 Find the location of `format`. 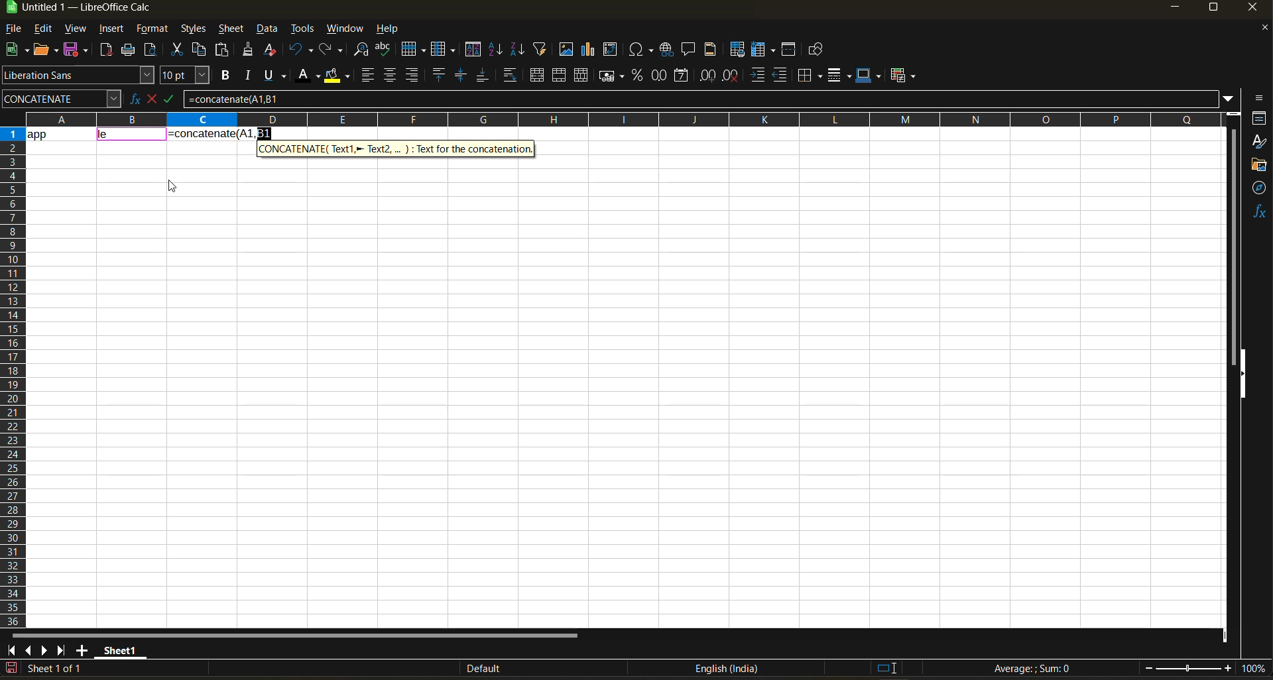

format is located at coordinates (153, 30).